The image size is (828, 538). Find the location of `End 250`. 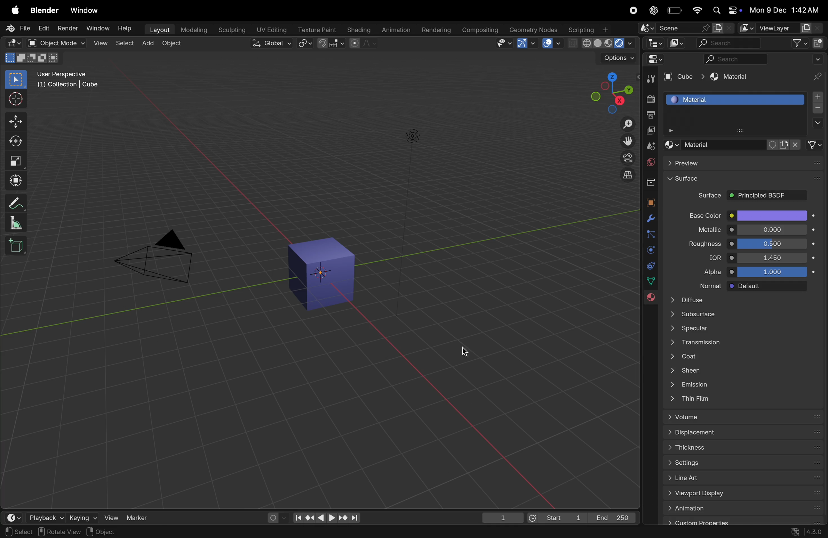

End 250 is located at coordinates (612, 517).